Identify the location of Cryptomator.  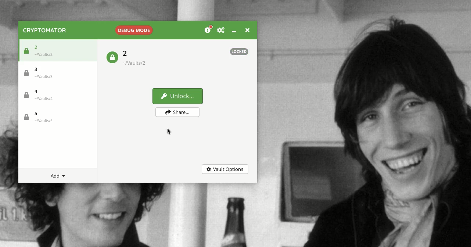
(45, 30).